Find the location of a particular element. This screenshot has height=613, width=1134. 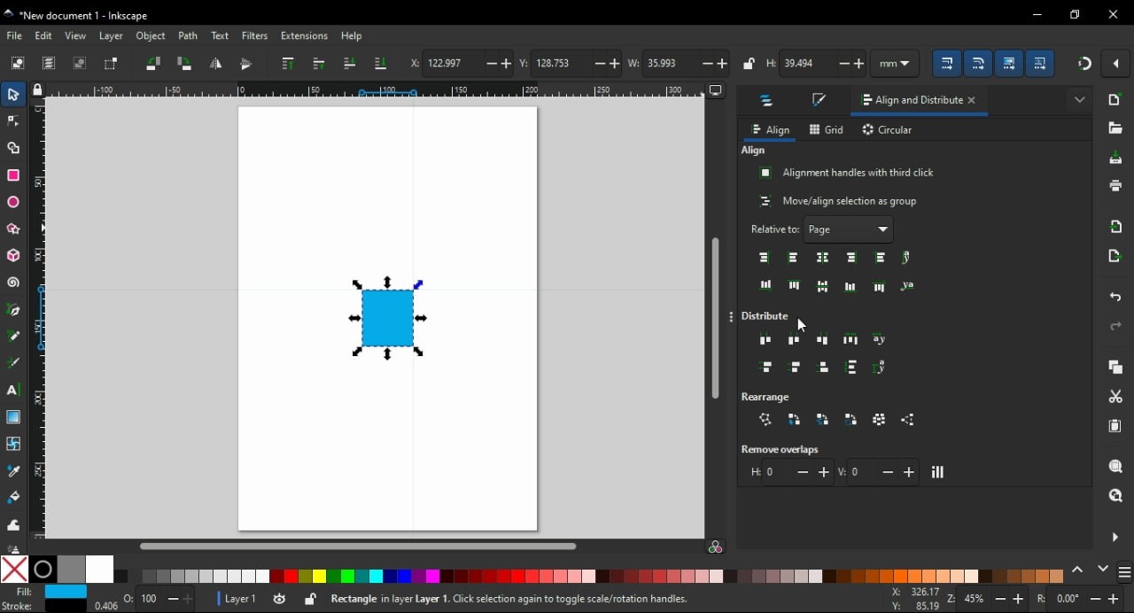

width of selection is located at coordinates (679, 63).